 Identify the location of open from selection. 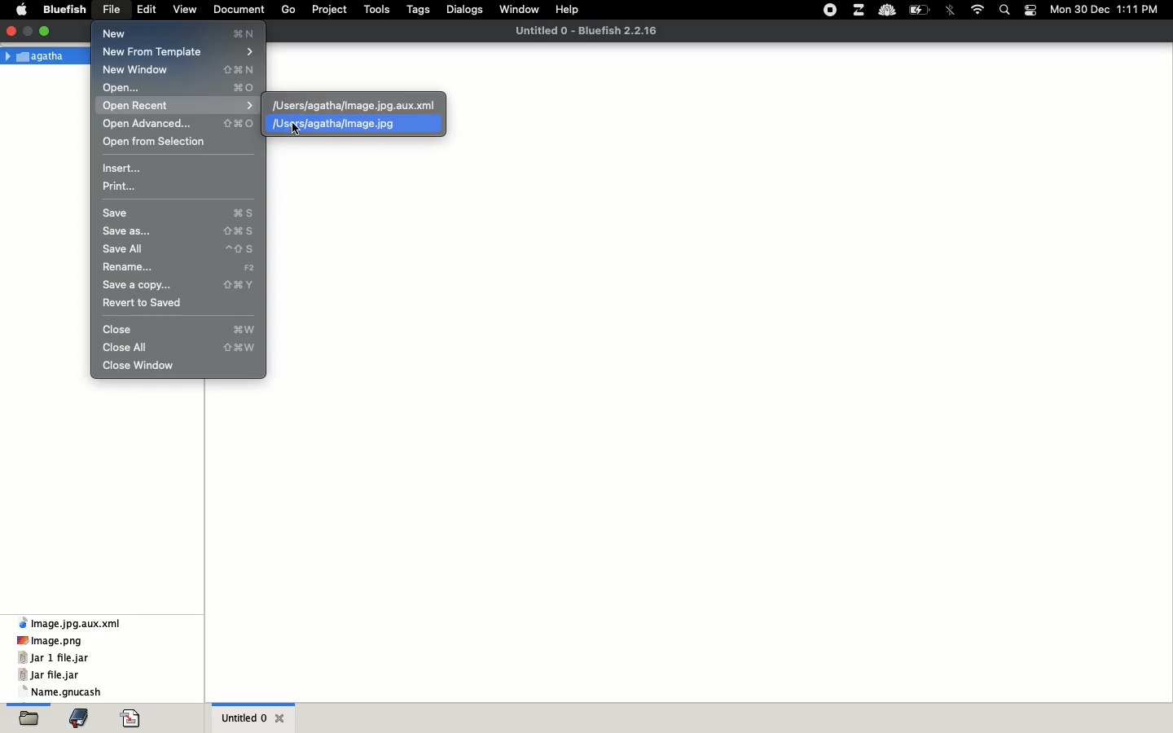
(152, 142).